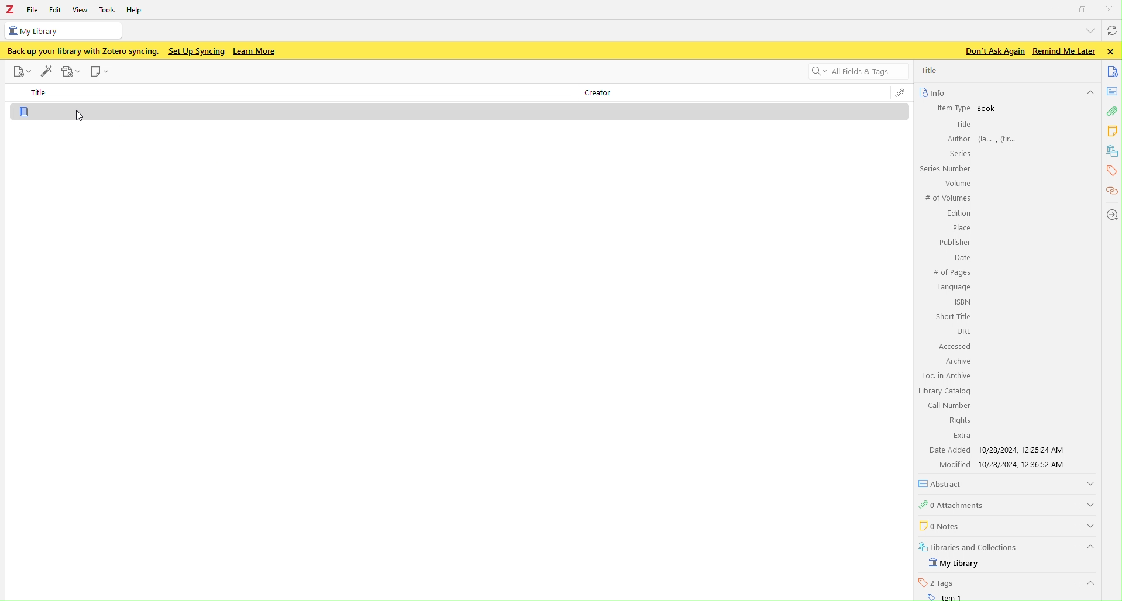  Describe the element at coordinates (948, 108) in the screenshot. I see `Item Type` at that location.